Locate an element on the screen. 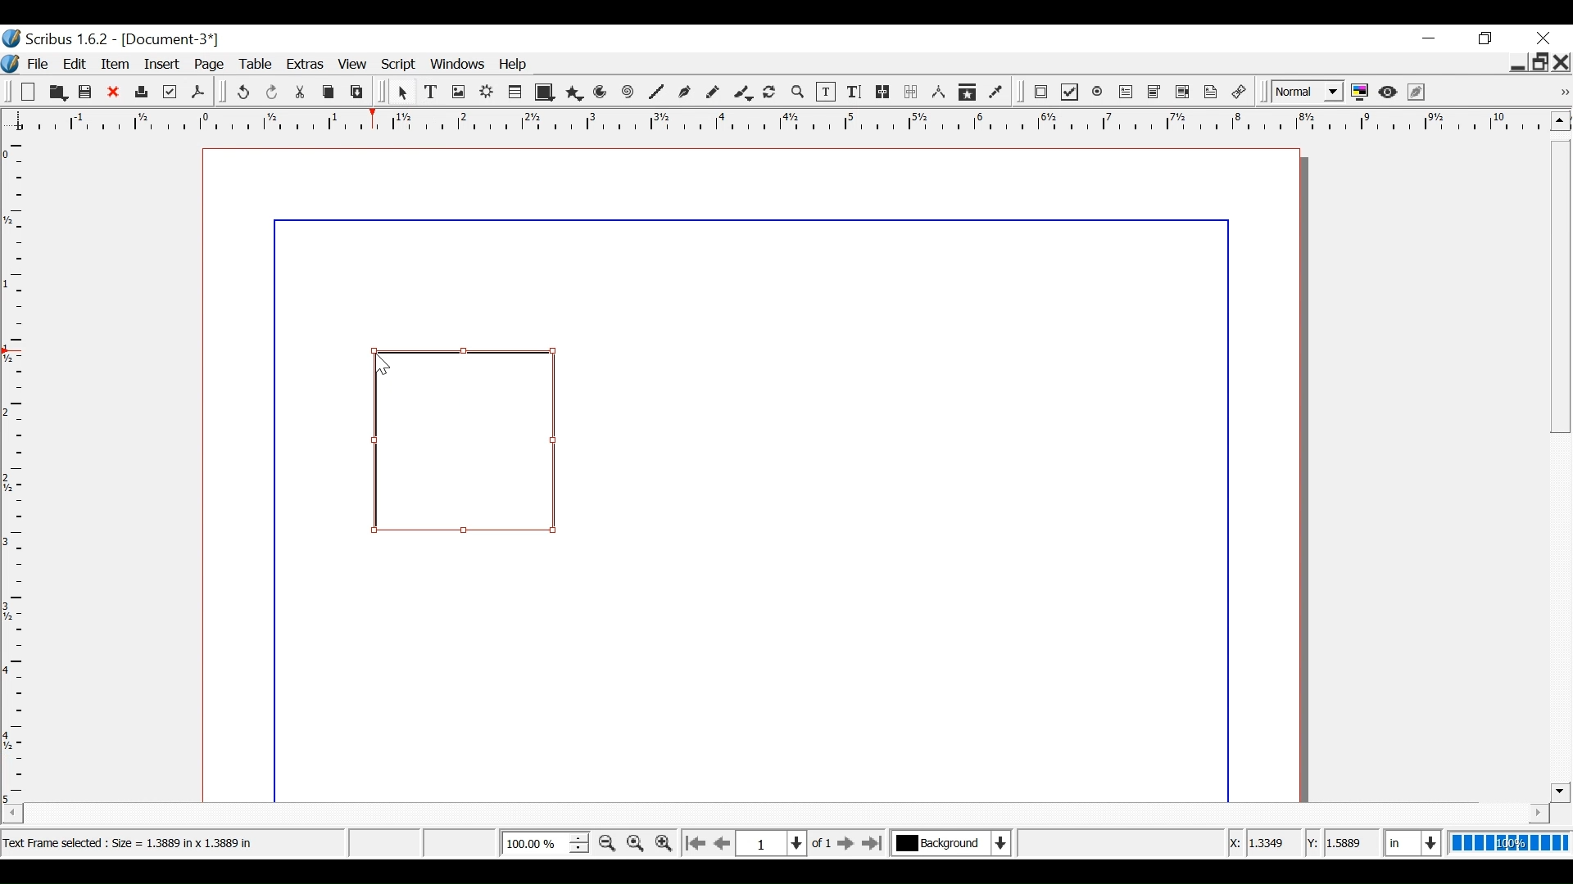 The height and width of the screenshot is (884, 1573). Edit in Preview mode is located at coordinates (1418, 92).